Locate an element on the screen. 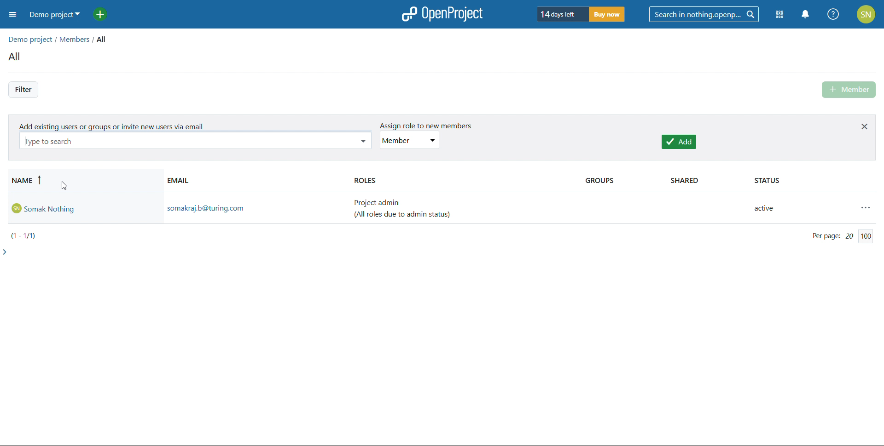 This screenshot has width=884, height=446. all is located at coordinates (105, 39).